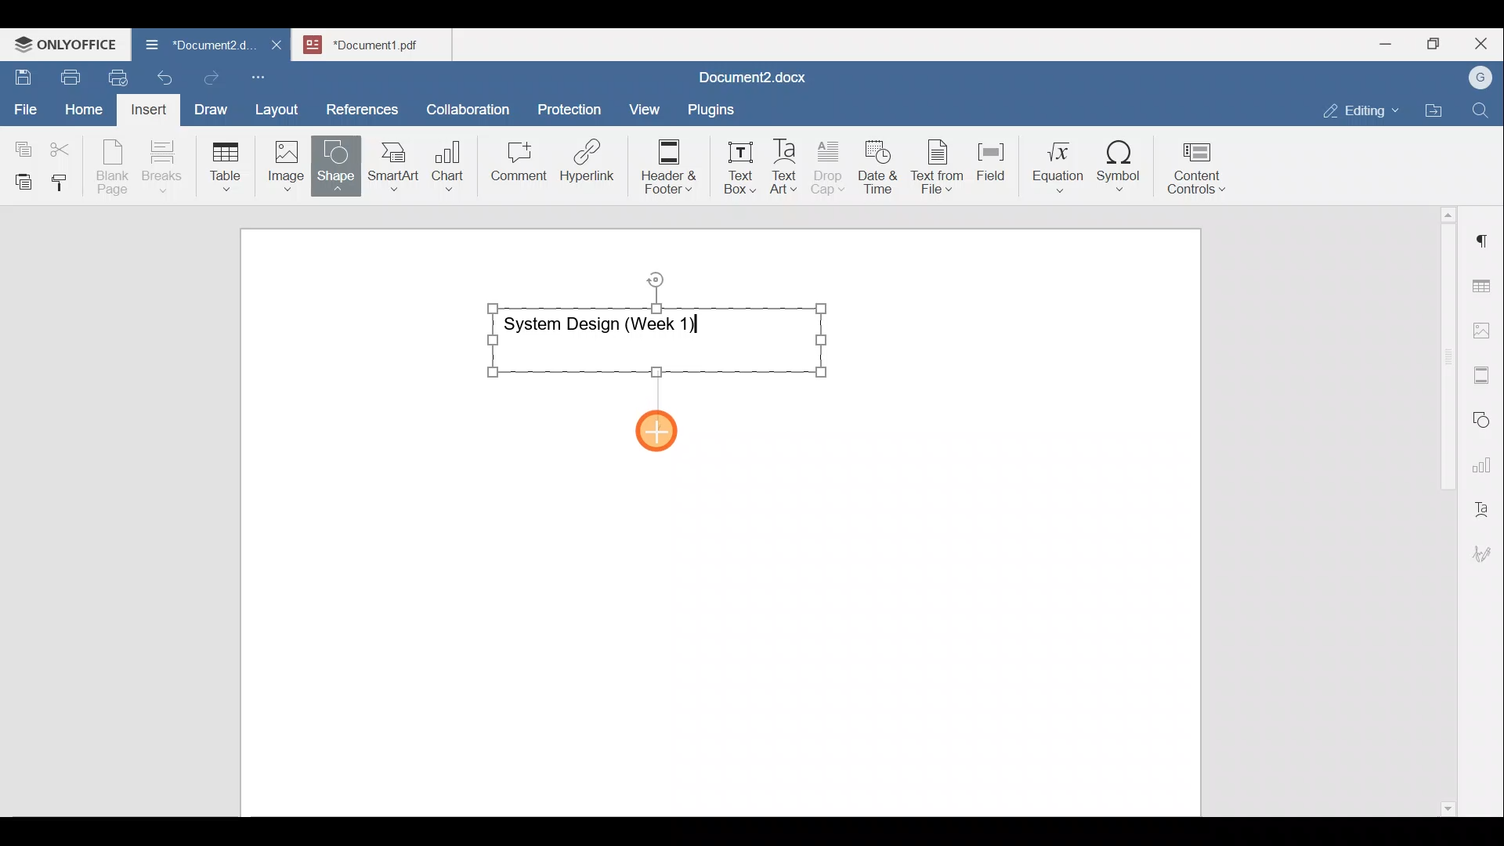 Image resolution: width=1504 pixels, height=846 pixels. What do you see at coordinates (1484, 371) in the screenshot?
I see `Headers & footers` at bounding box center [1484, 371].